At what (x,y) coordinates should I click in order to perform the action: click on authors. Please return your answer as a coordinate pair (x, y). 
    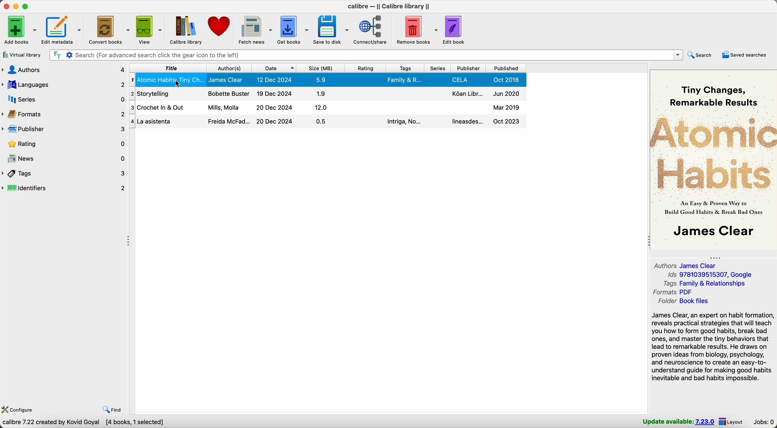
    Looking at the image, I should click on (687, 264).